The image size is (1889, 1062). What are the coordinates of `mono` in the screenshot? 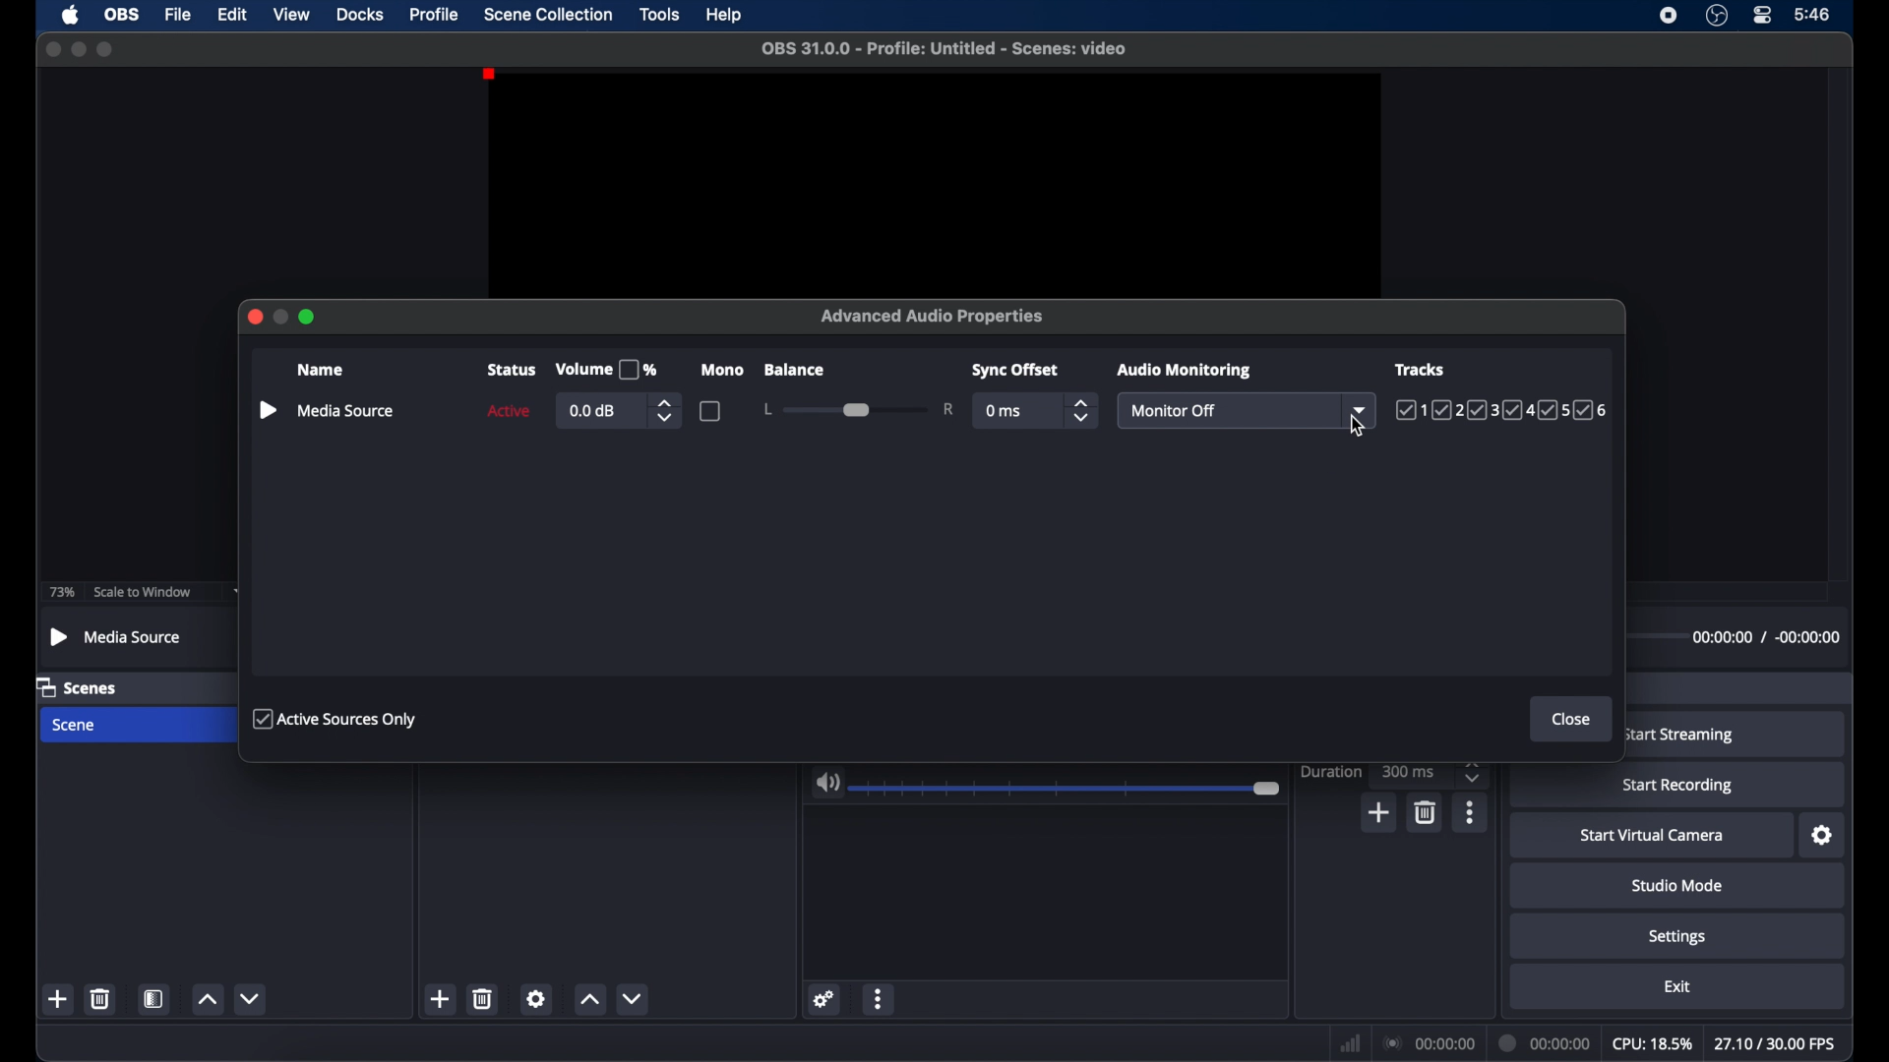 It's located at (724, 370).